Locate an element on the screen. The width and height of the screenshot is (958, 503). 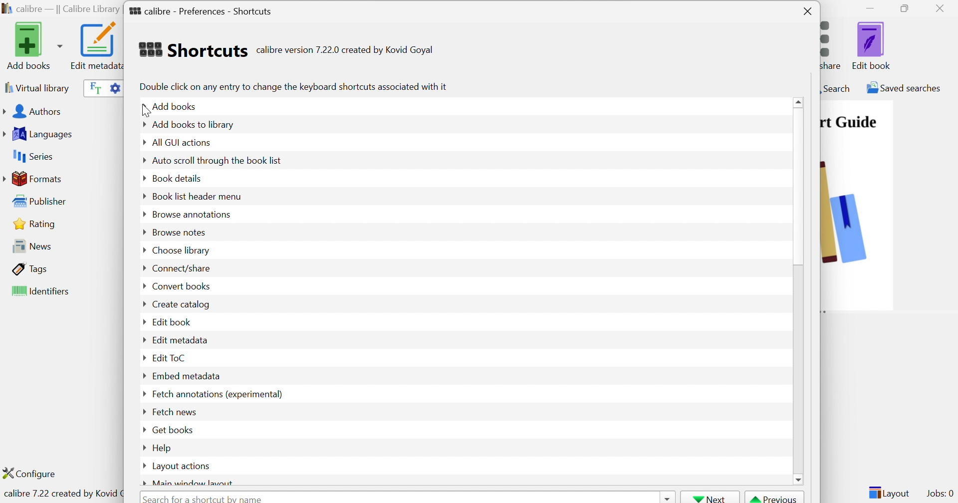
Drop Down is located at coordinates (140, 232).